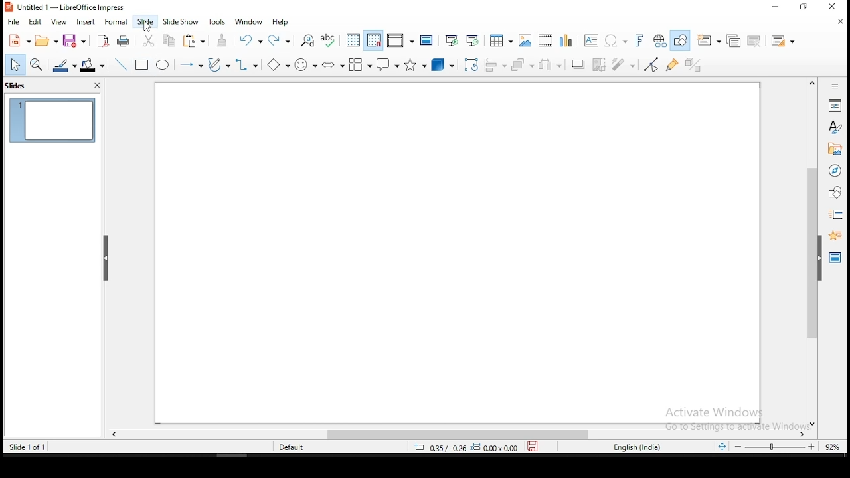  What do you see at coordinates (196, 41) in the screenshot?
I see `paste` at bounding box center [196, 41].